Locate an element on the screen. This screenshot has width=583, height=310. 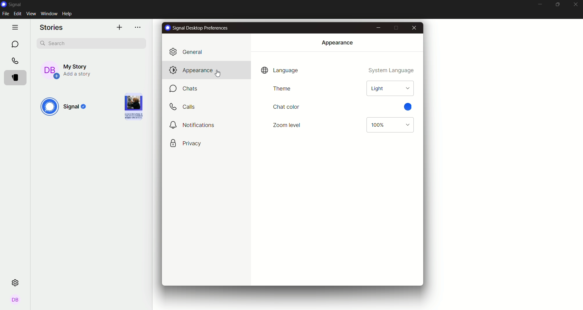
language is located at coordinates (280, 70).